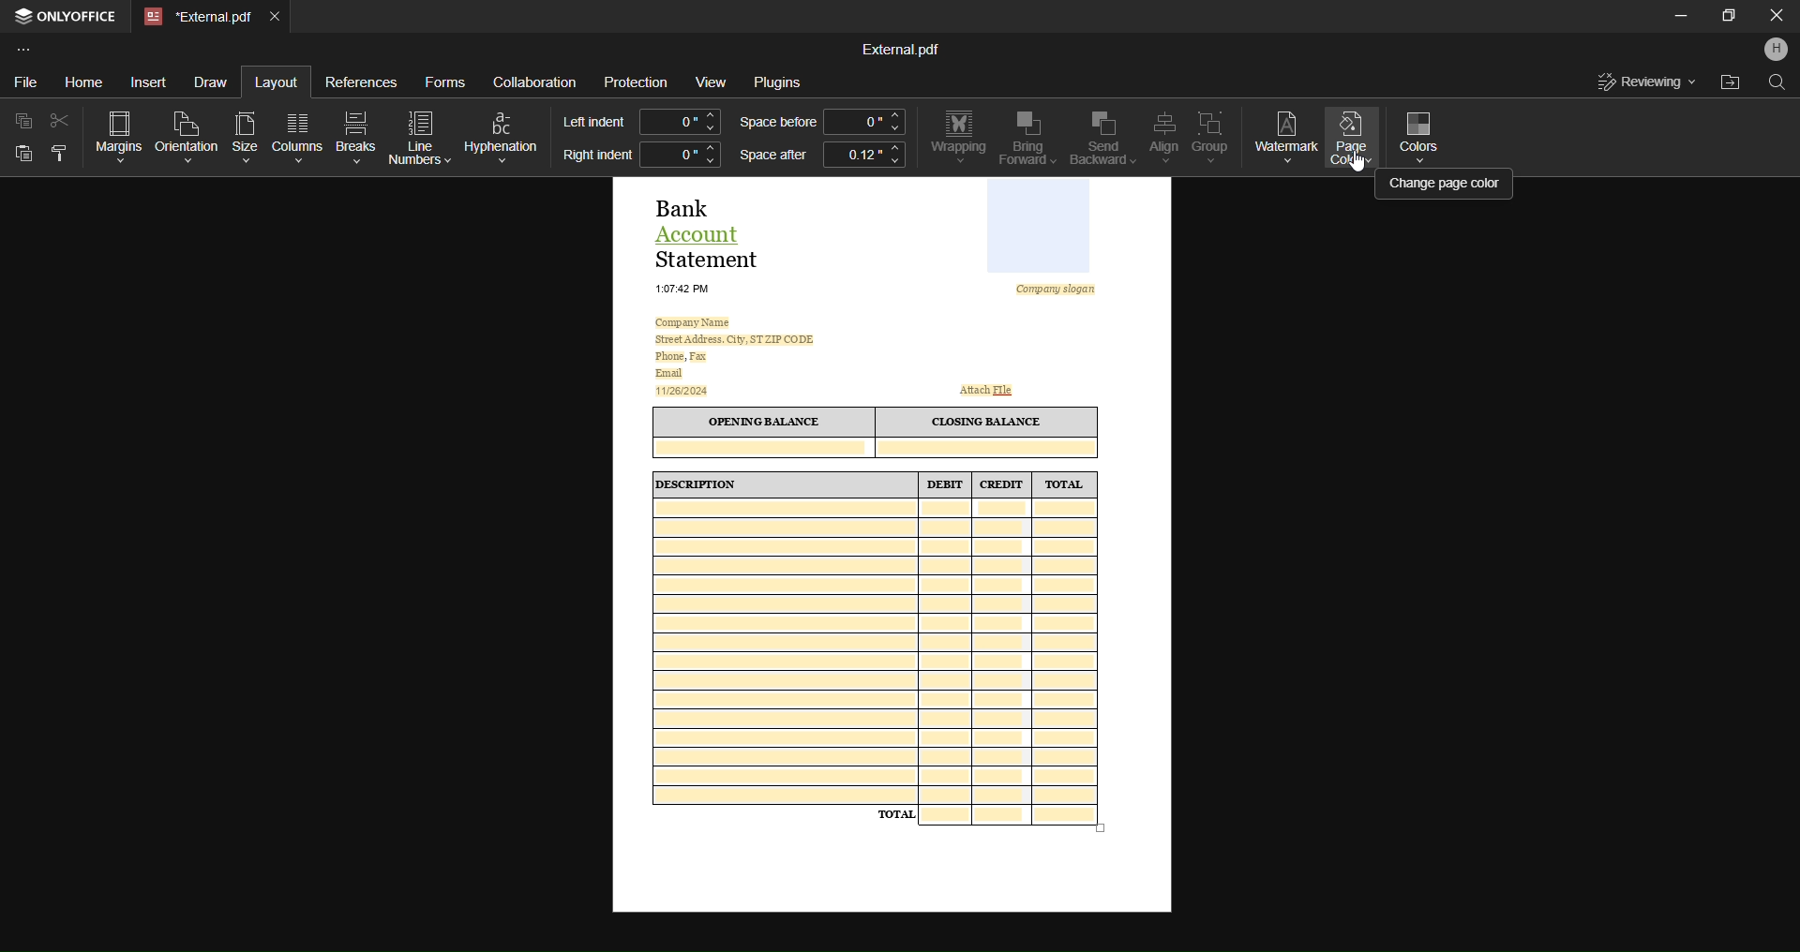  What do you see at coordinates (1425, 135) in the screenshot?
I see `Colors` at bounding box center [1425, 135].